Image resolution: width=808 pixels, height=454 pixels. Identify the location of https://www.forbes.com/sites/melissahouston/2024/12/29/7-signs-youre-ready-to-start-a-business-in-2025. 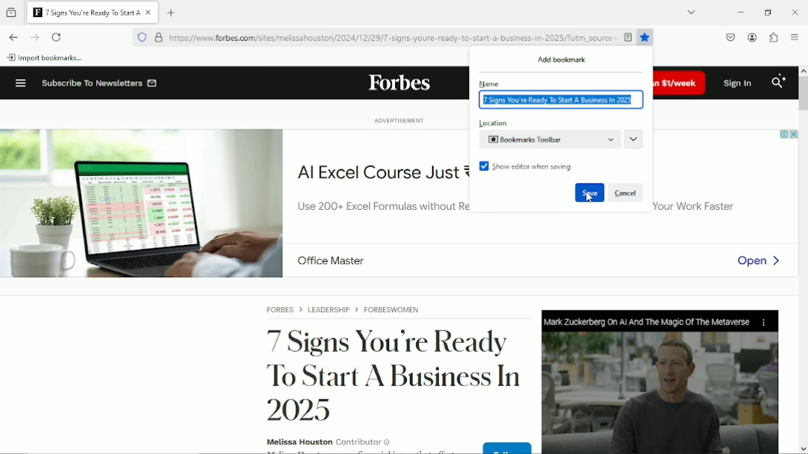
(383, 40).